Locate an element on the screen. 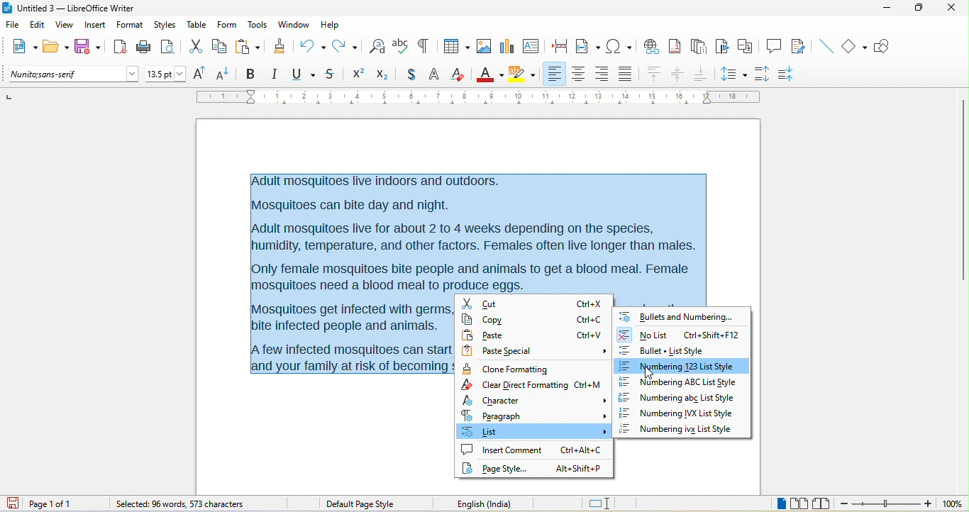  italic is located at coordinates (277, 74).